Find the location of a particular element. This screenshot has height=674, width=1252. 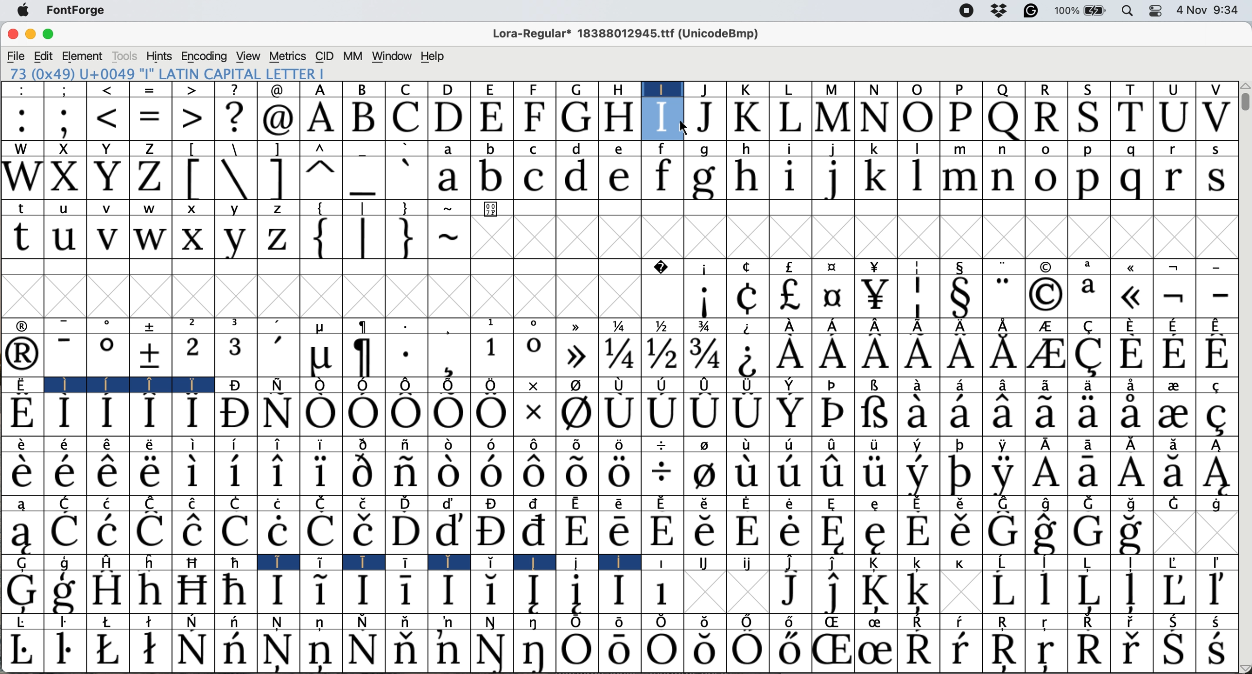

] is located at coordinates (277, 149).